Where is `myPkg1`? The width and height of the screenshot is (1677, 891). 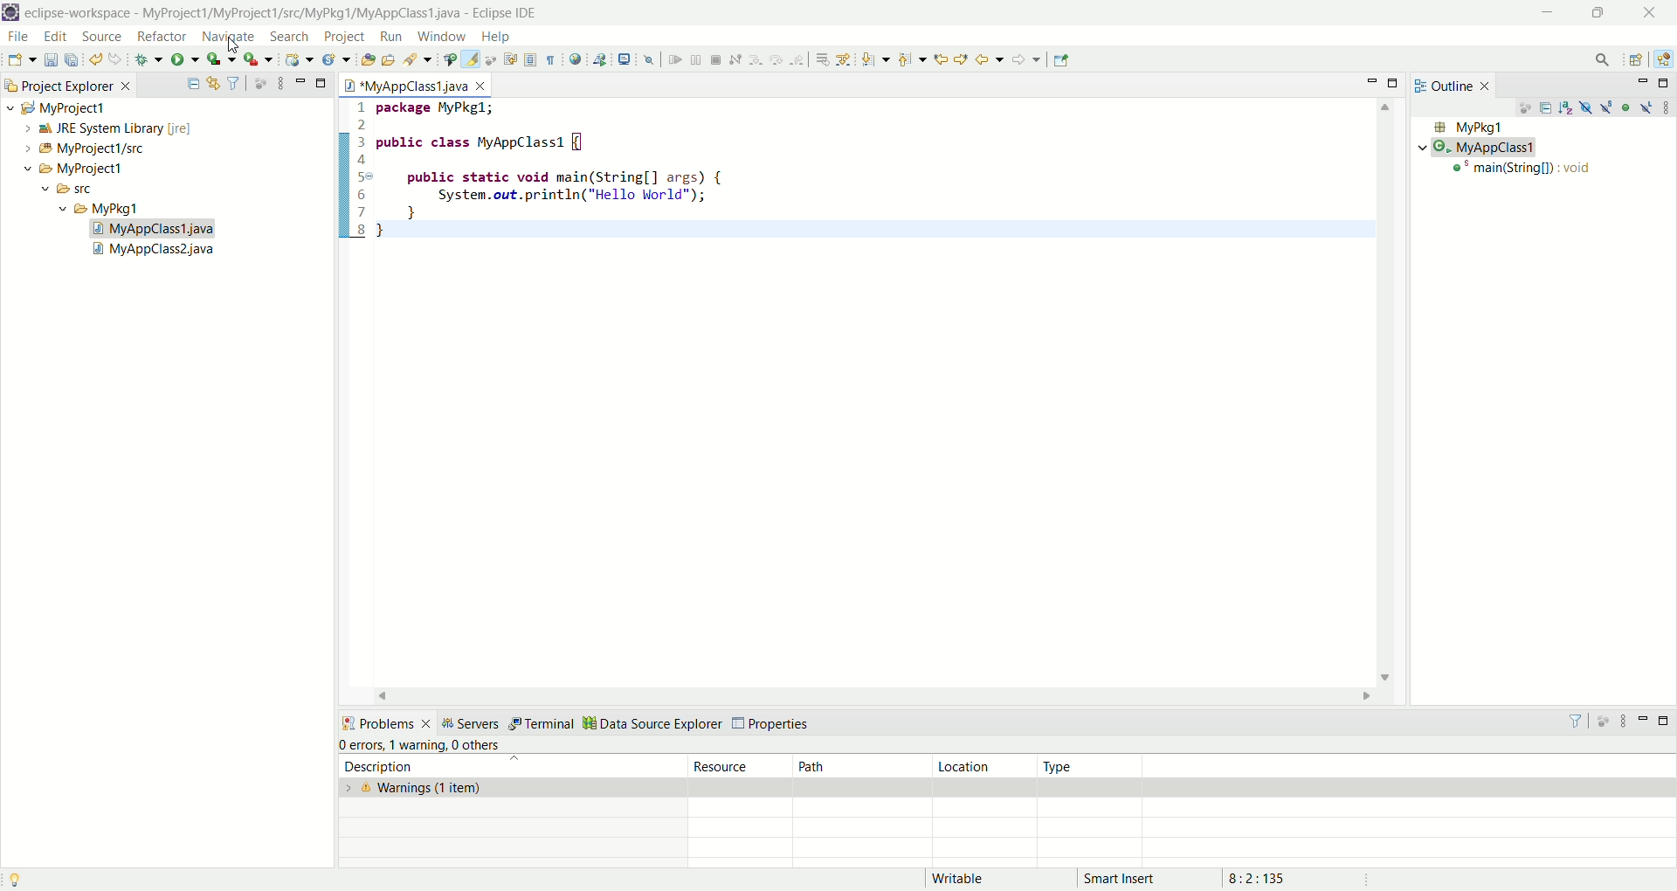
myPkg1 is located at coordinates (1467, 128).